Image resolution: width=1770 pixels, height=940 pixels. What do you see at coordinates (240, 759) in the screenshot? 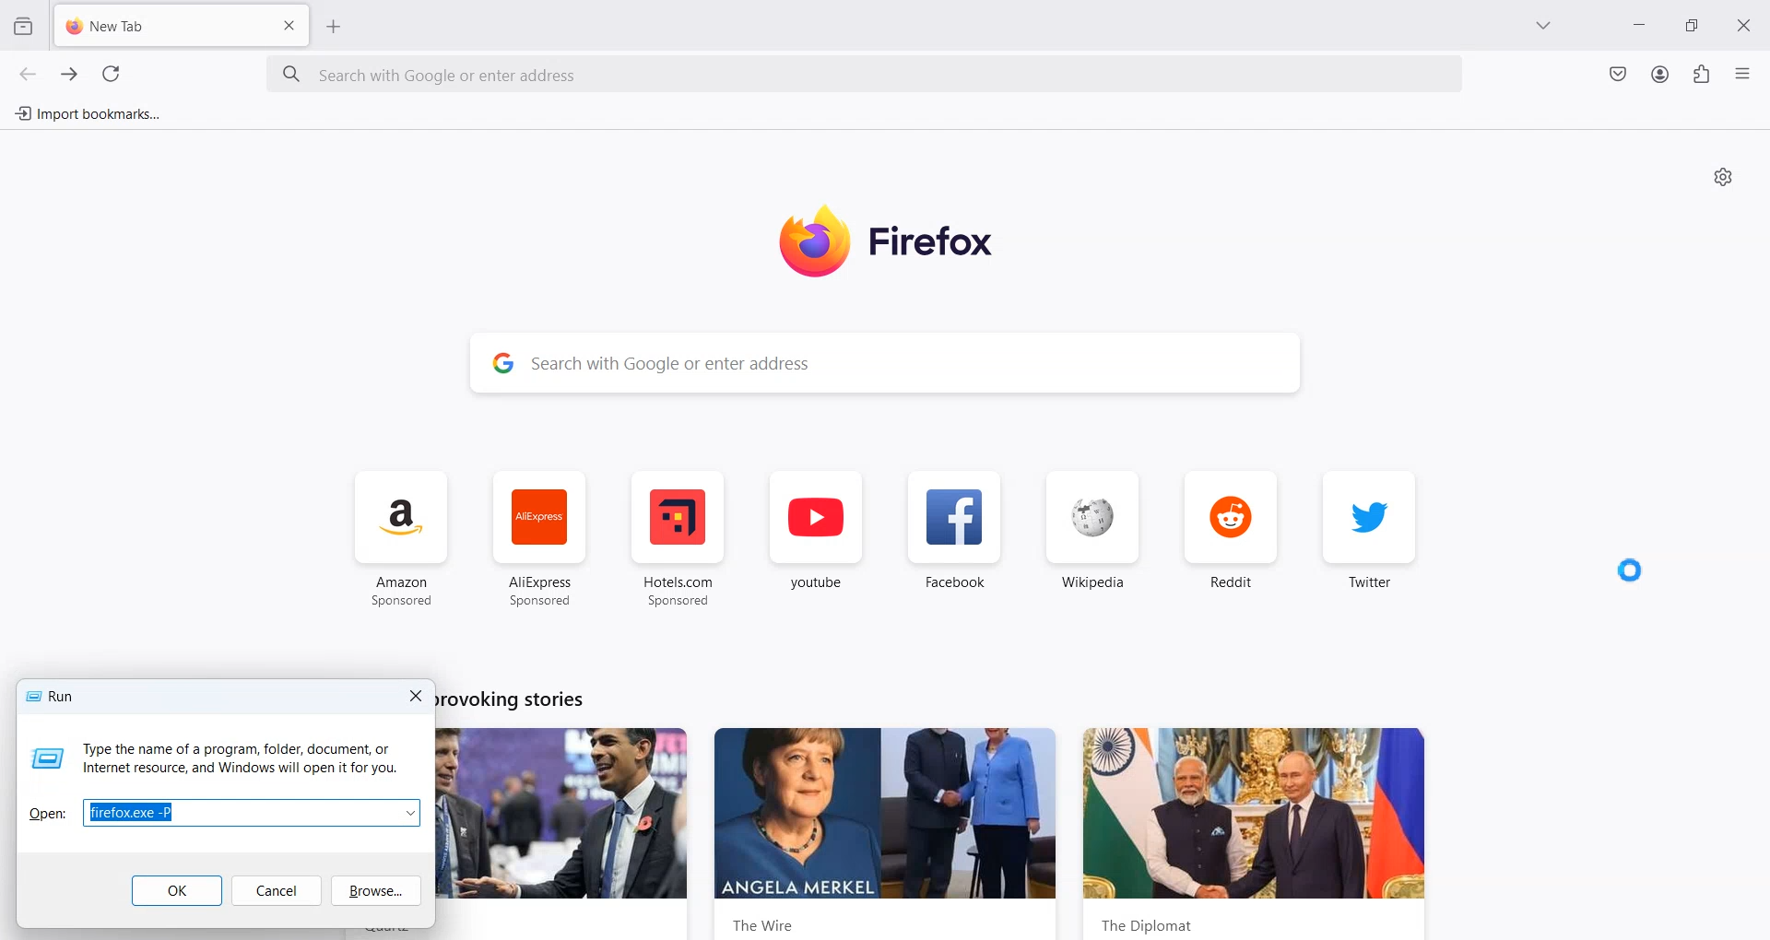
I see `Type the name of a program, folder, document, or
Internet resource, and Windows will open it for you.` at bounding box center [240, 759].